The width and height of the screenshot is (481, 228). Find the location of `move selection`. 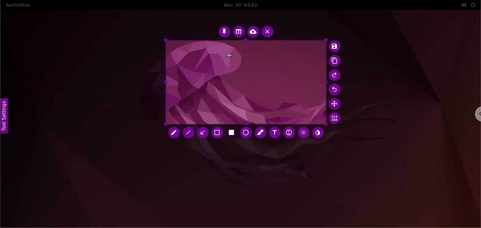

move selection is located at coordinates (335, 104).